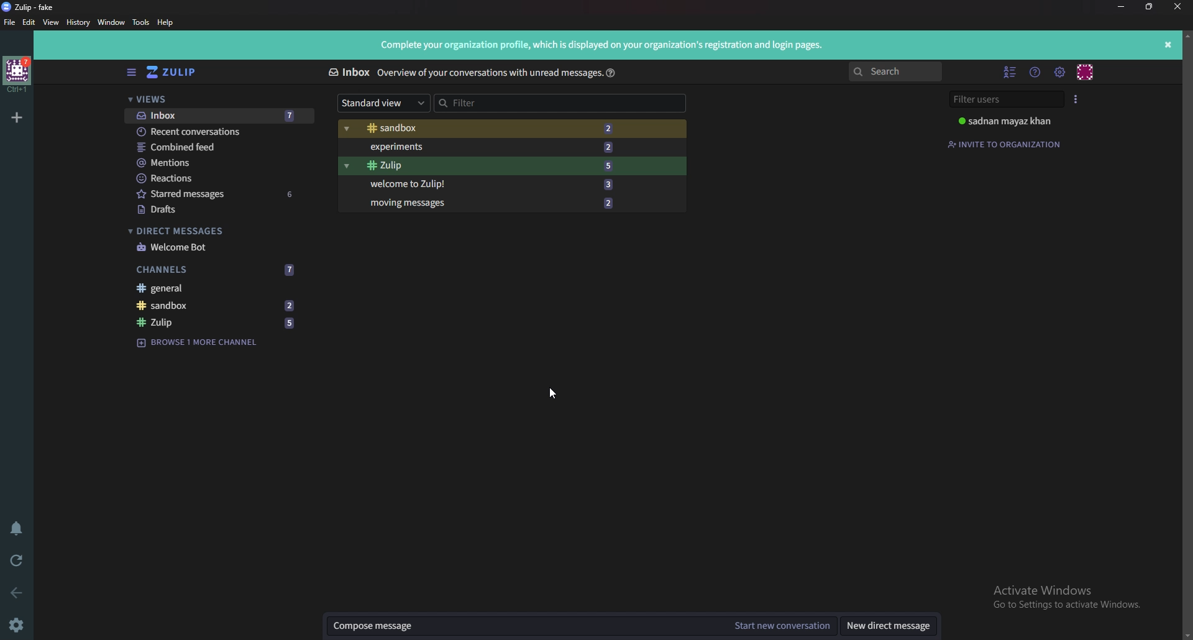 The image size is (1193, 640). Describe the element at coordinates (32, 7) in the screenshot. I see `Zulip - fake` at that location.